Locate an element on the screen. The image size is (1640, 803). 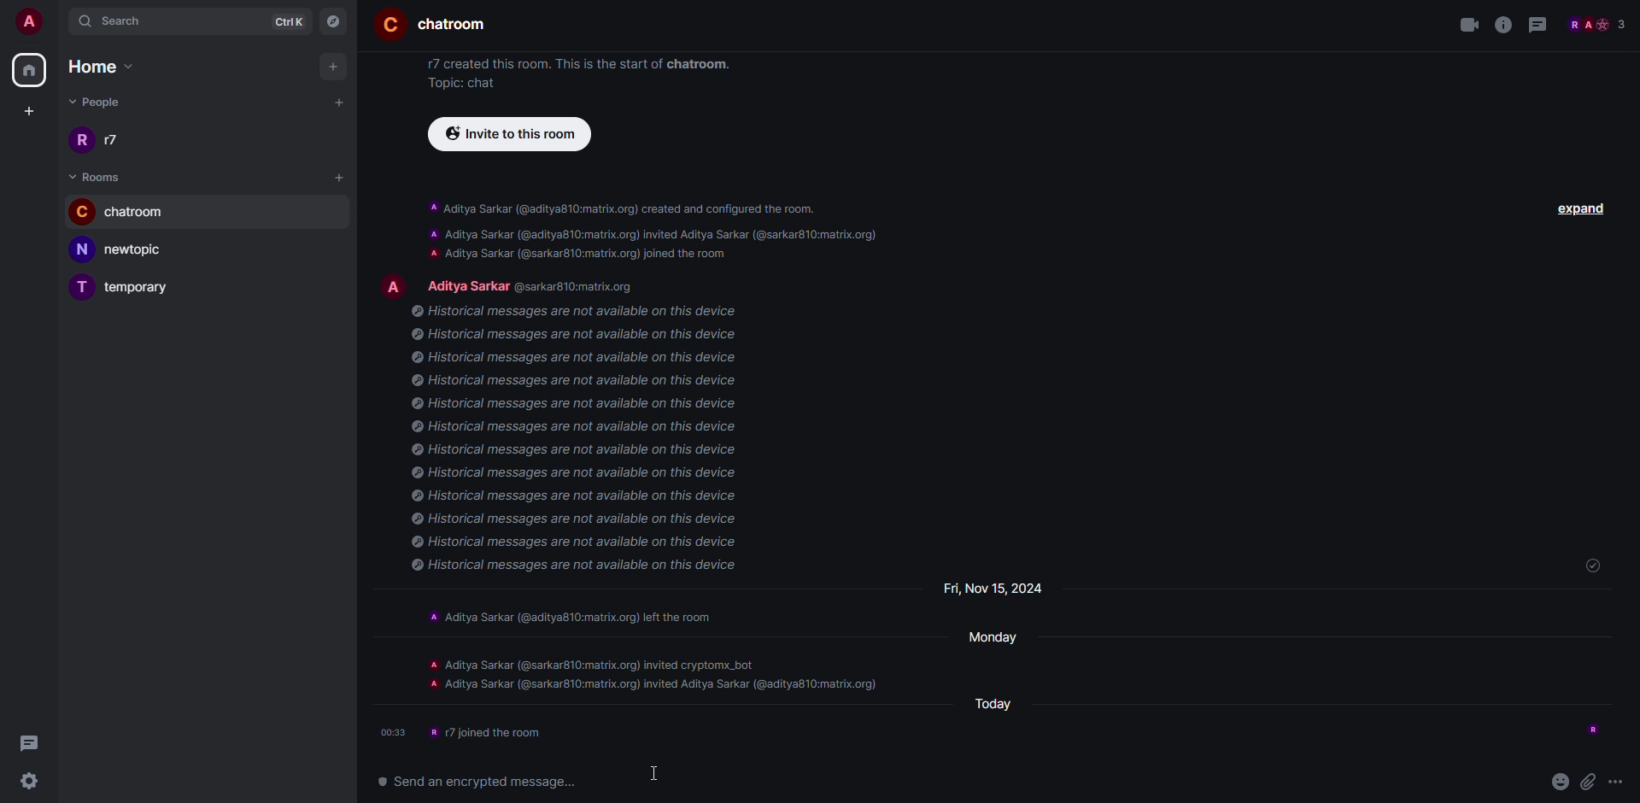
bell is located at coordinates (340, 210).